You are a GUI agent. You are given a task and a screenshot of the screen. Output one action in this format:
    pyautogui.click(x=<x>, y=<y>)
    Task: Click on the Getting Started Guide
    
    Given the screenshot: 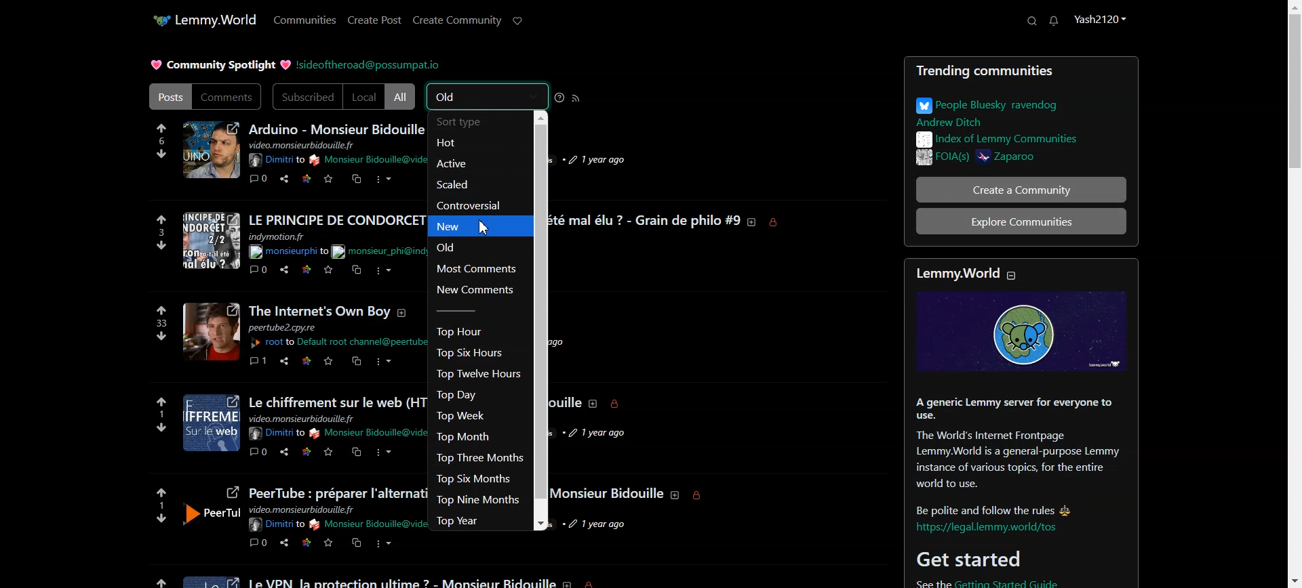 What is the action you would take?
    pyautogui.click(x=1032, y=583)
    